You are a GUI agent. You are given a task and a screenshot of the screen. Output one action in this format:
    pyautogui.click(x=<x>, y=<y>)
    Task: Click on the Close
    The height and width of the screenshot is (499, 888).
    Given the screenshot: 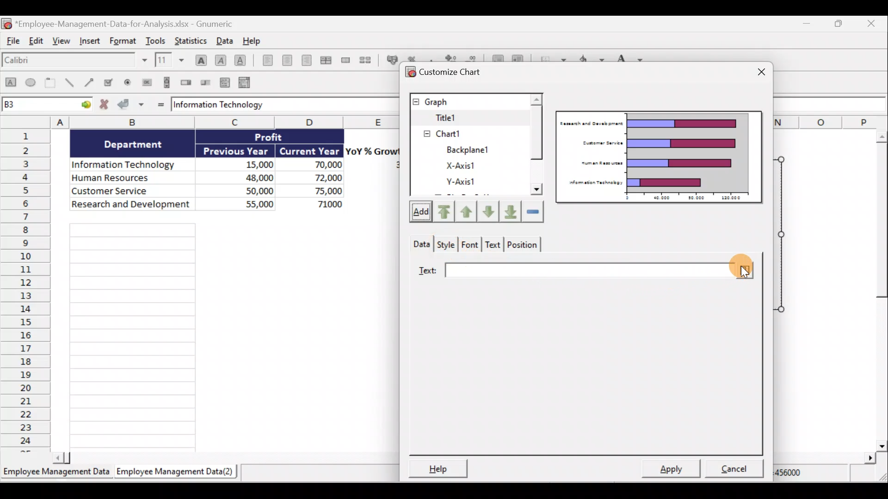 What is the action you would take?
    pyautogui.click(x=756, y=70)
    